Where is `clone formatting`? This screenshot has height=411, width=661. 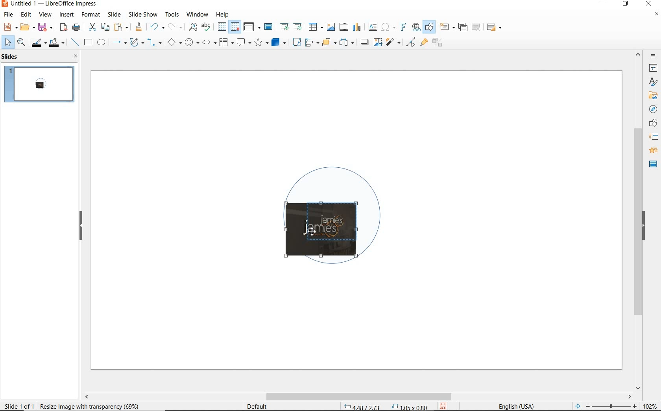
clone formatting is located at coordinates (139, 27).